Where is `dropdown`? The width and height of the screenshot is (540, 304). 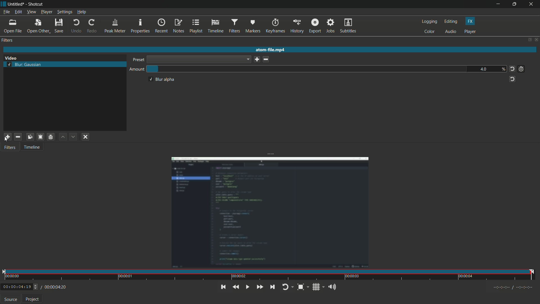 dropdown is located at coordinates (199, 59).